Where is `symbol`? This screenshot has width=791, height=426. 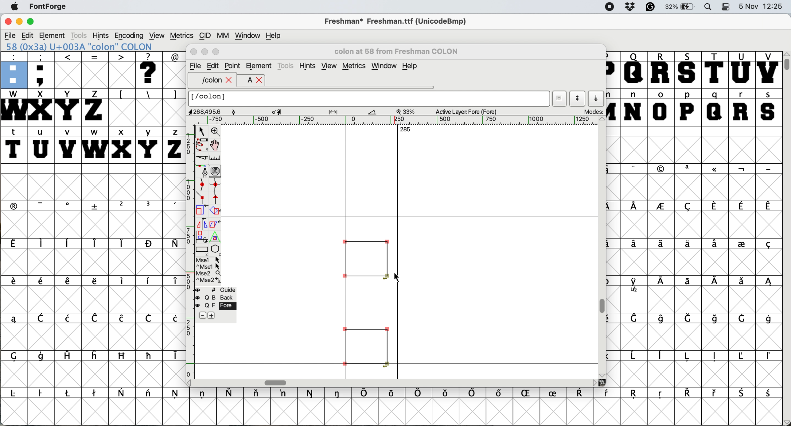
symbol is located at coordinates (473, 393).